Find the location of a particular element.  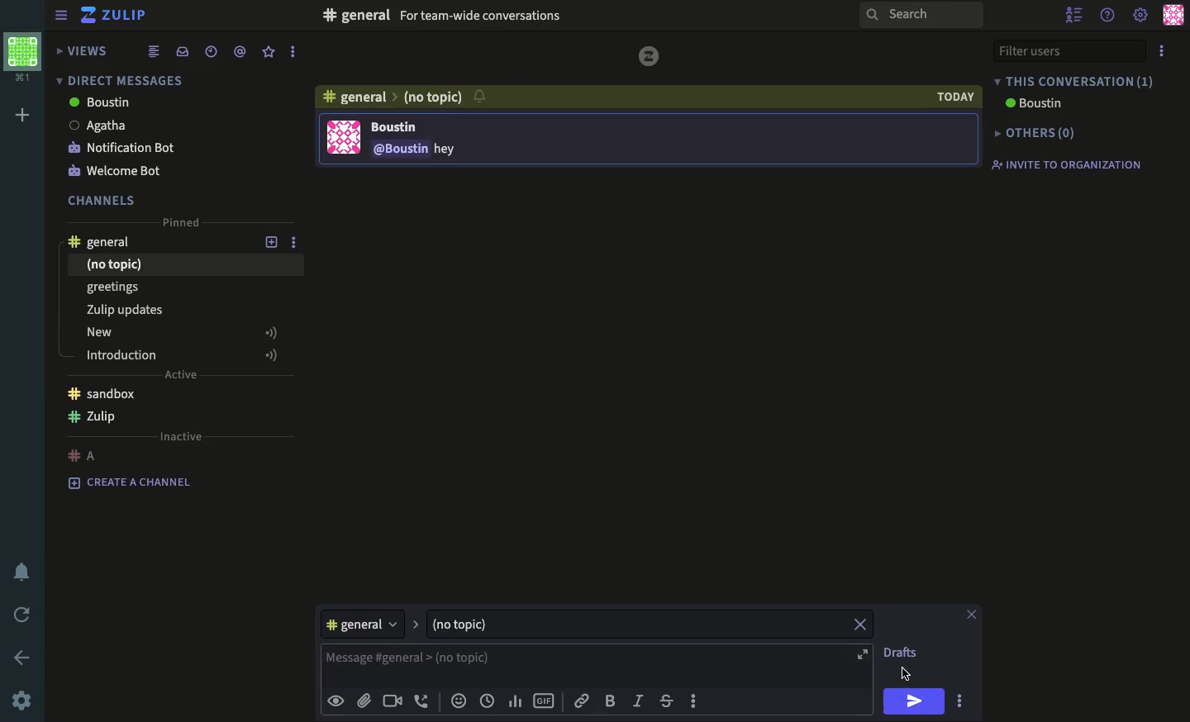

link is located at coordinates (579, 701).